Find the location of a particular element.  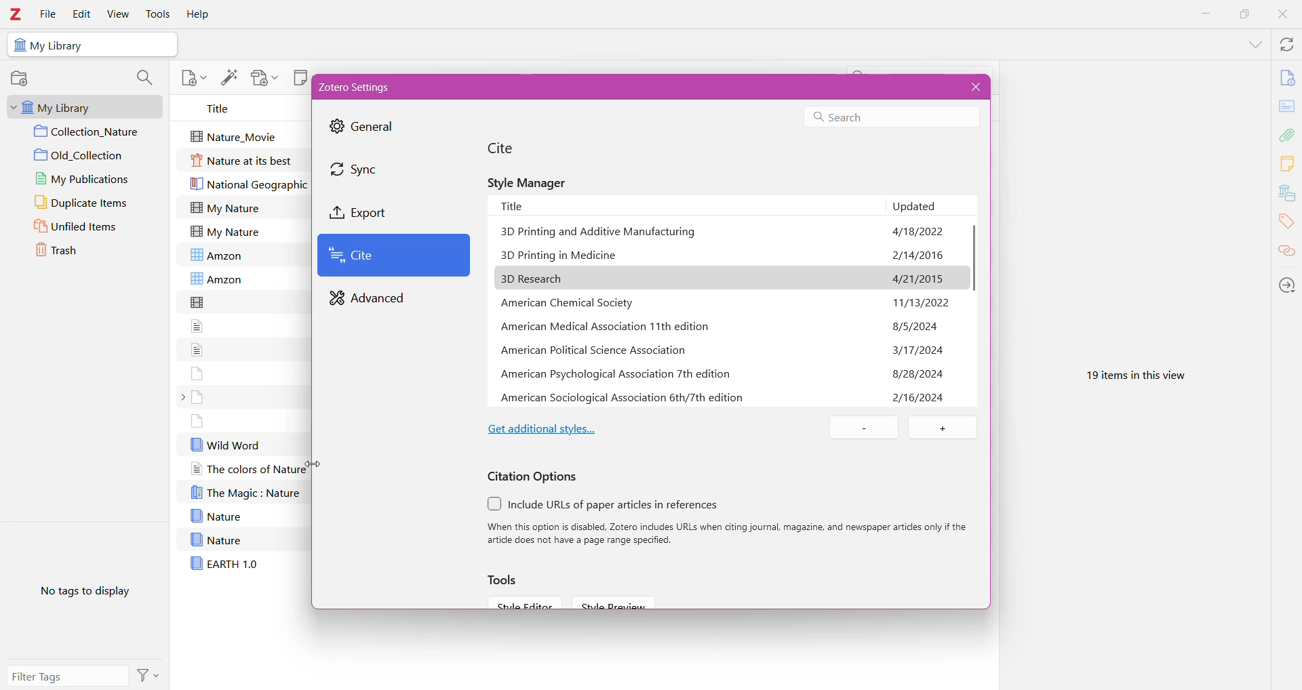

New Collection is located at coordinates (22, 79).